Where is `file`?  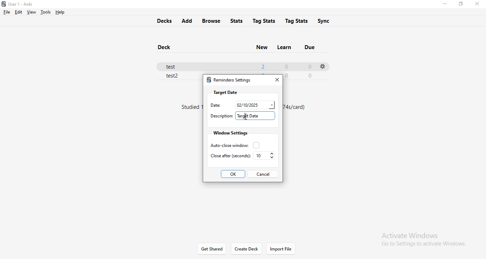
file is located at coordinates (7, 12).